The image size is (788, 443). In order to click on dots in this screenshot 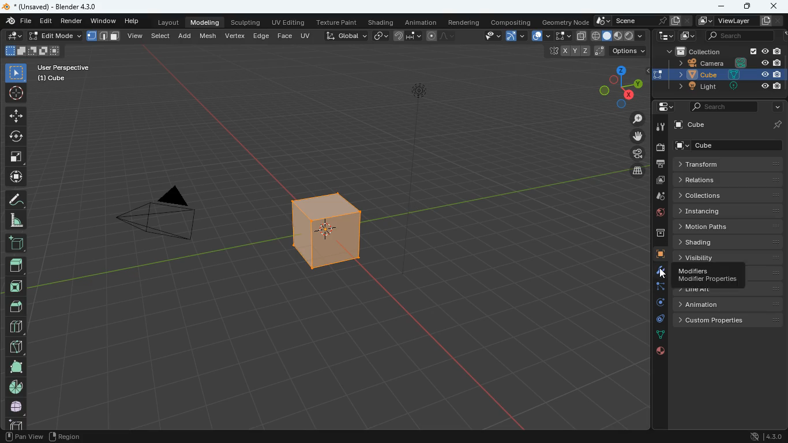, I will do `click(658, 335)`.